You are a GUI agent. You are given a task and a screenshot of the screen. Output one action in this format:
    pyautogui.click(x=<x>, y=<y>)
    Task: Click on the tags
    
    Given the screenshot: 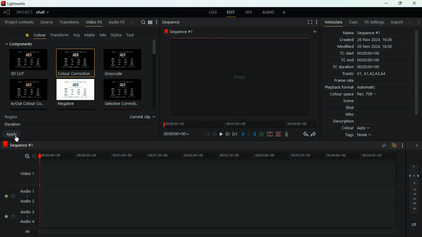 What is the action you would take?
    pyautogui.click(x=359, y=137)
    